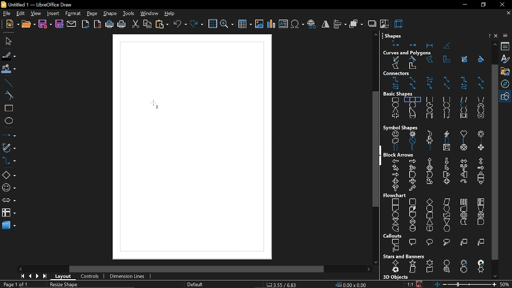 The width and height of the screenshot is (512, 288). I want to click on sidebar settings, so click(506, 36).